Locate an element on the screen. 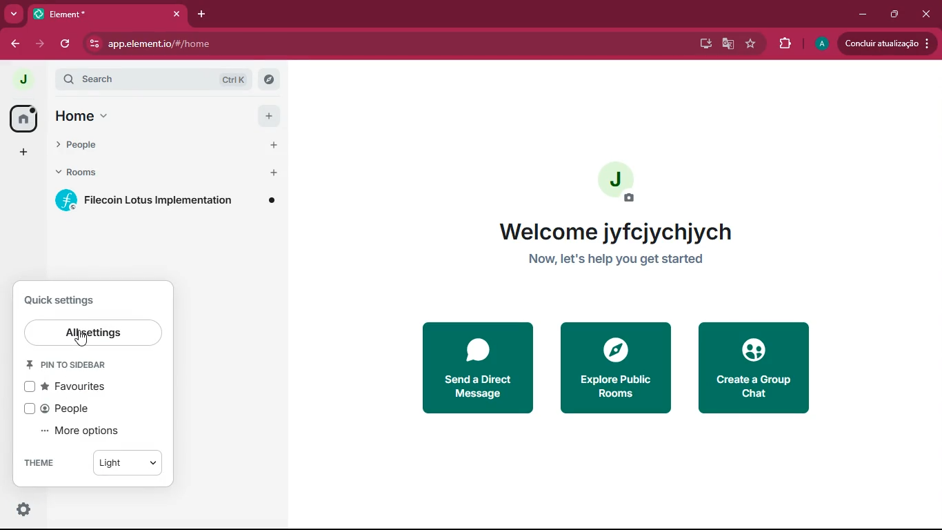  more is located at coordinates (14, 14).